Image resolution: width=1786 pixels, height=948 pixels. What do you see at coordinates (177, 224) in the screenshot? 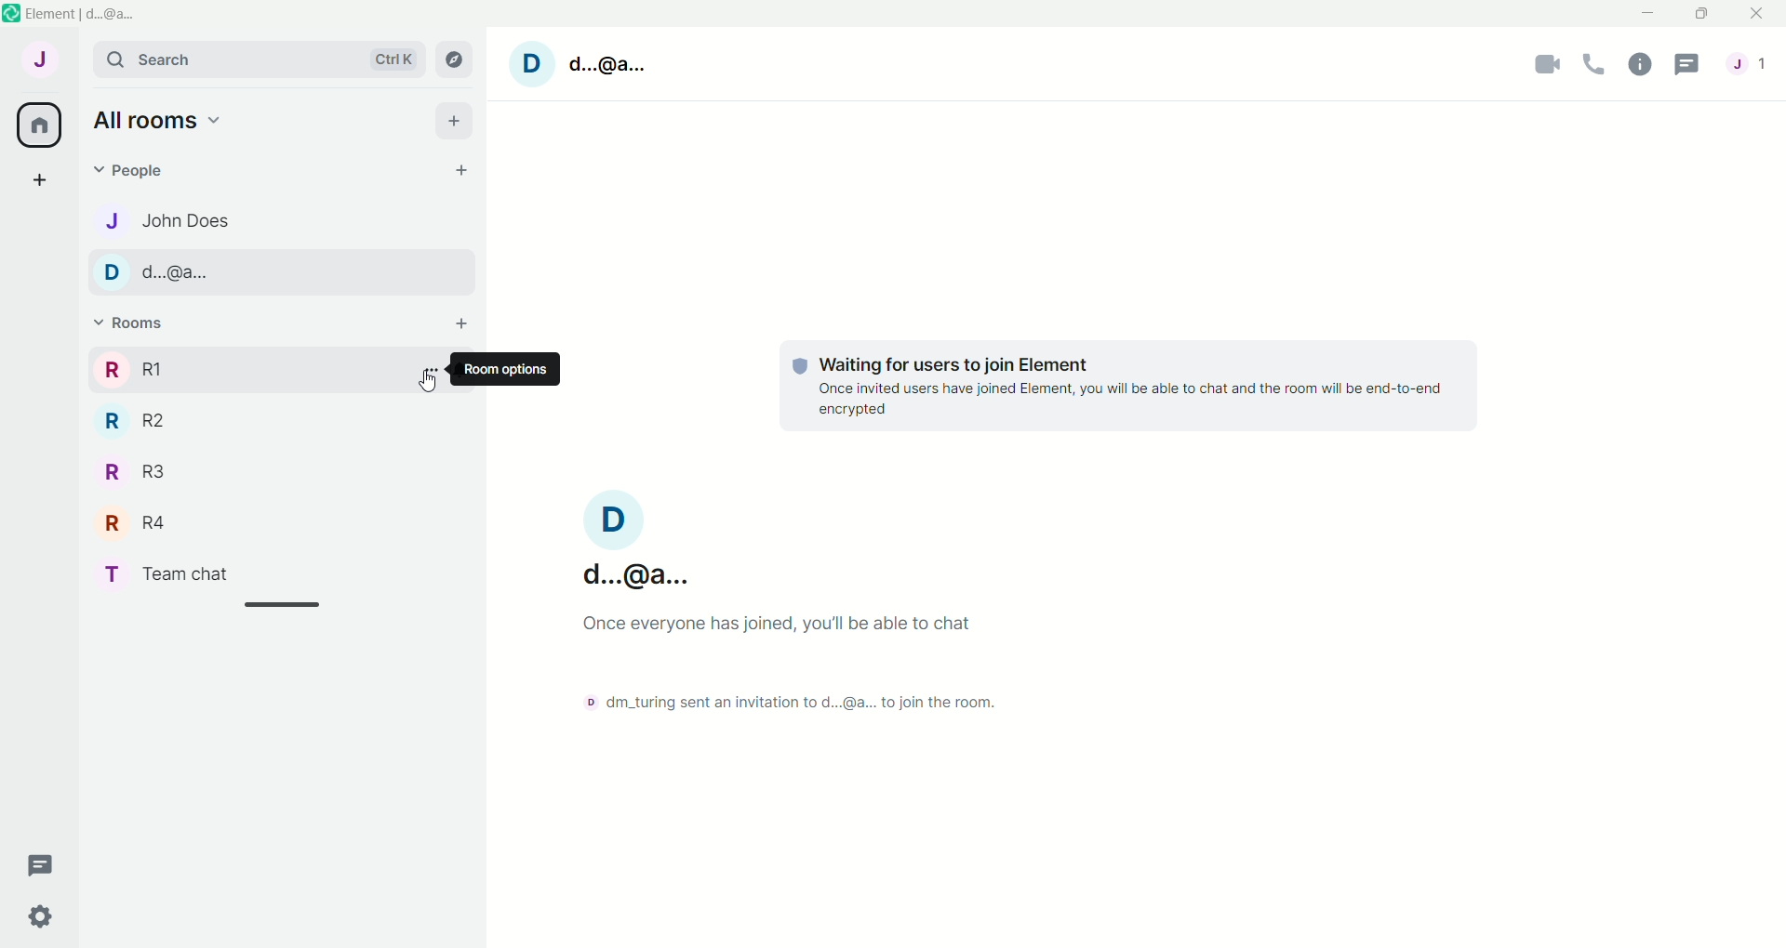
I see `J John Does` at bounding box center [177, 224].